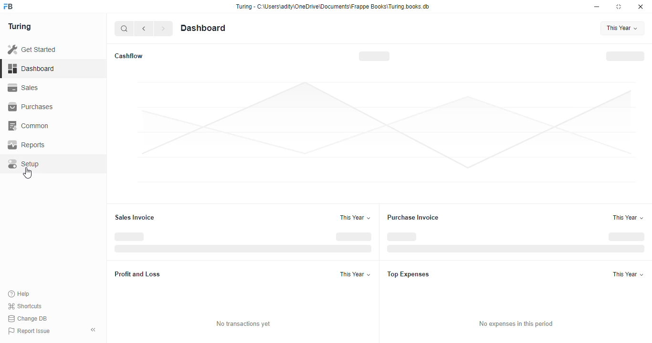 Image resolution: width=652 pixels, height=343 pixels. Describe the element at coordinates (620, 7) in the screenshot. I see `maximise` at that location.